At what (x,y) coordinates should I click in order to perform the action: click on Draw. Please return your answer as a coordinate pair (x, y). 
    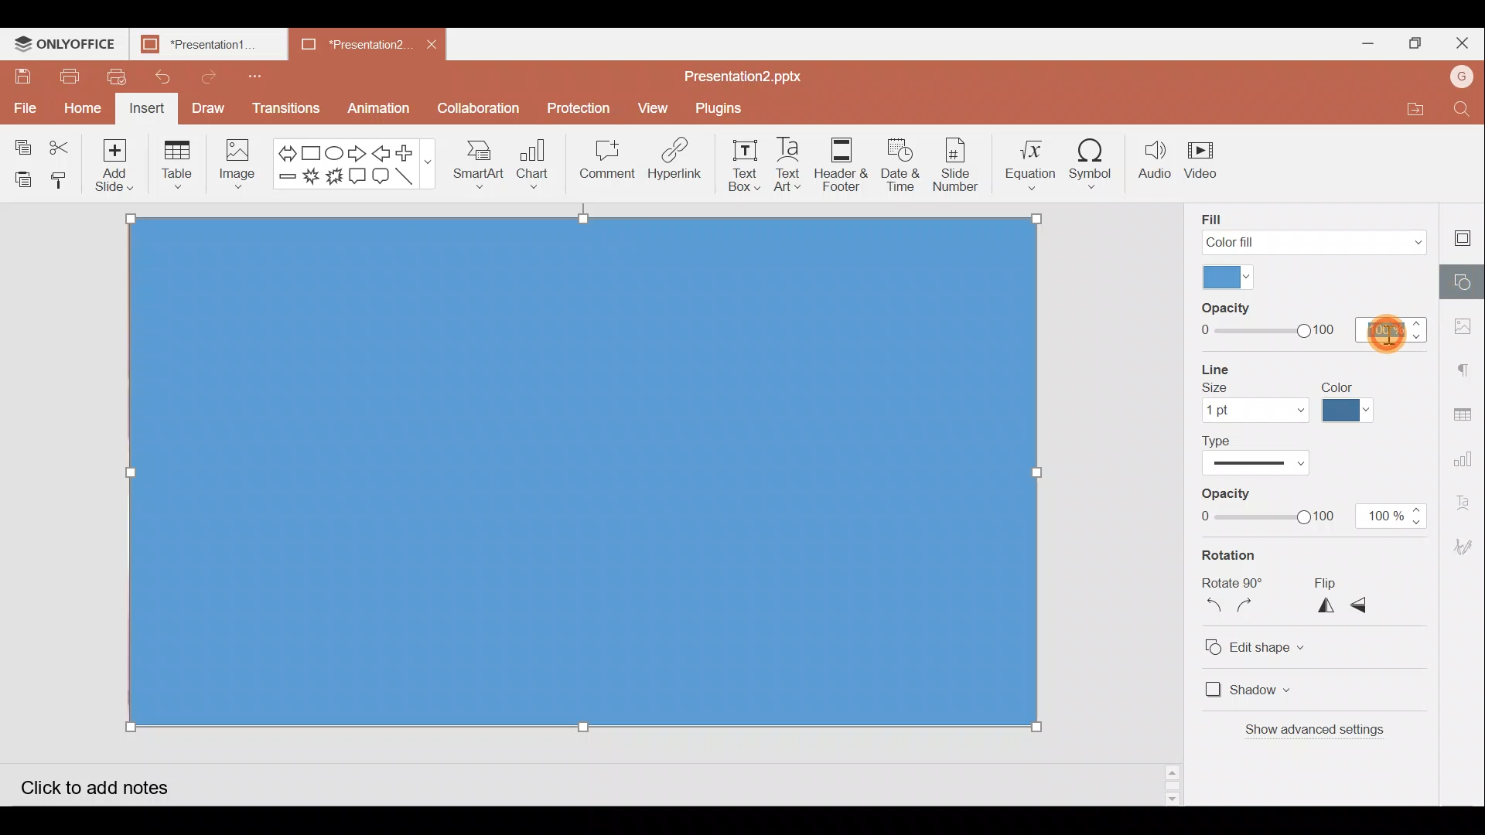
    Looking at the image, I should click on (209, 110).